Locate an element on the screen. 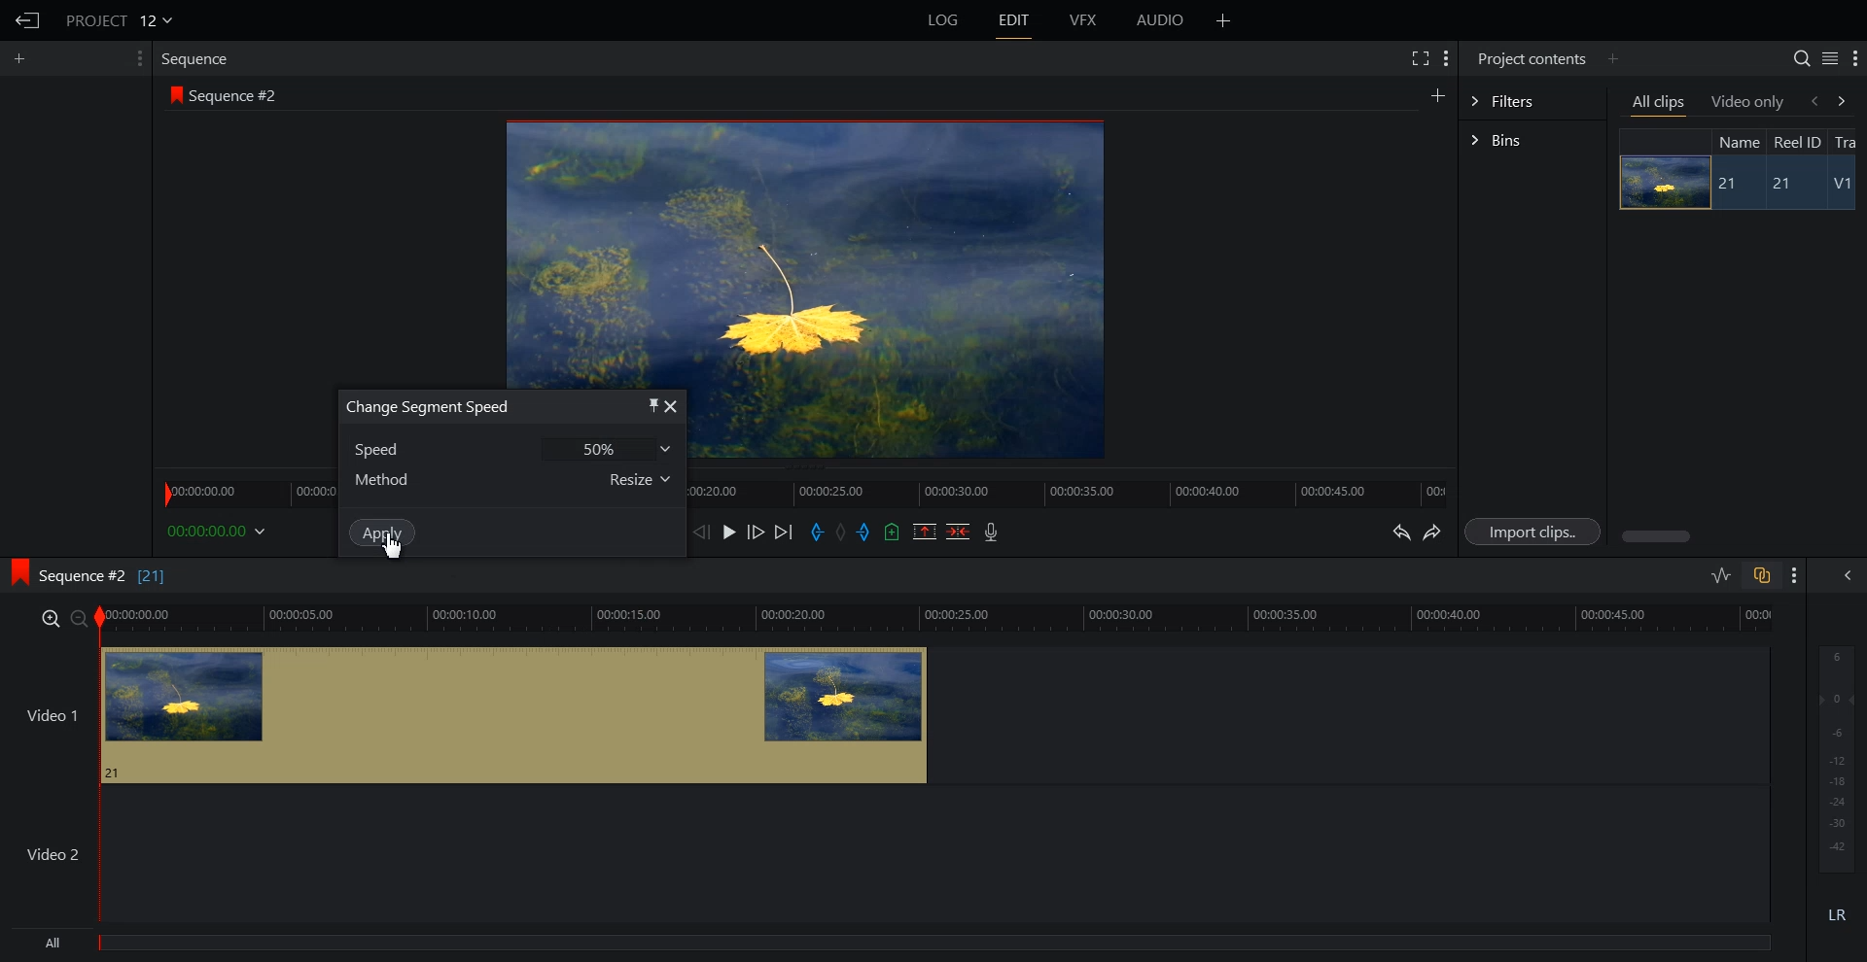 The width and height of the screenshot is (1867, 962). Toggle auto Track sync is located at coordinates (1761, 575).